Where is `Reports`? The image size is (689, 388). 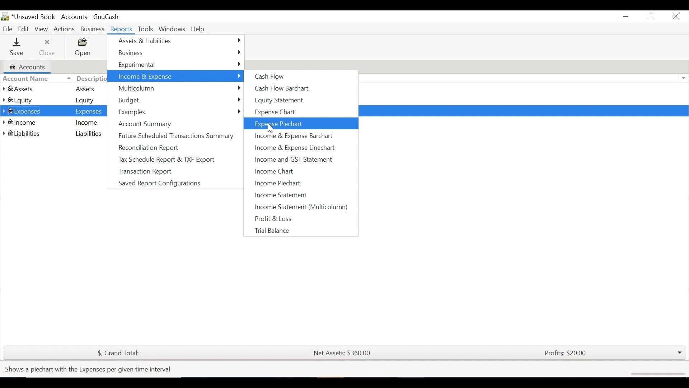
Reports is located at coordinates (120, 28).